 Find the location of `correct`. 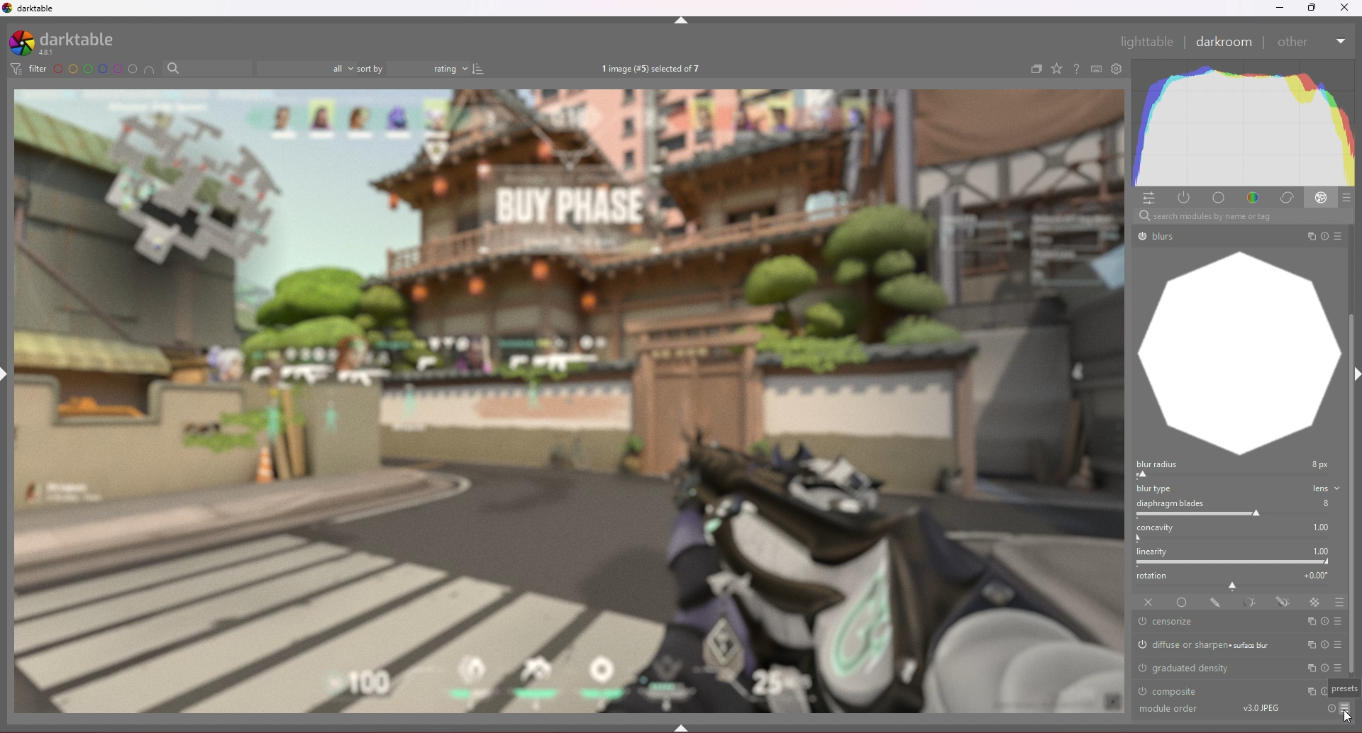

correct is located at coordinates (1286, 198).